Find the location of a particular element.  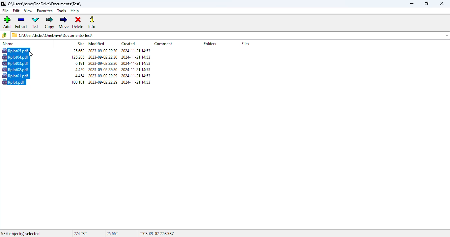

folders is located at coordinates (210, 44).